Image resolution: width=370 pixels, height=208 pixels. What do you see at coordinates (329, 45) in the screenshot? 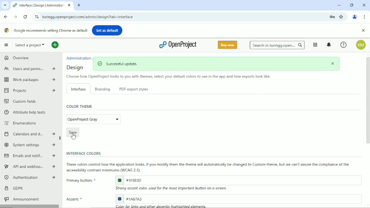
I see `To notification center` at bounding box center [329, 45].